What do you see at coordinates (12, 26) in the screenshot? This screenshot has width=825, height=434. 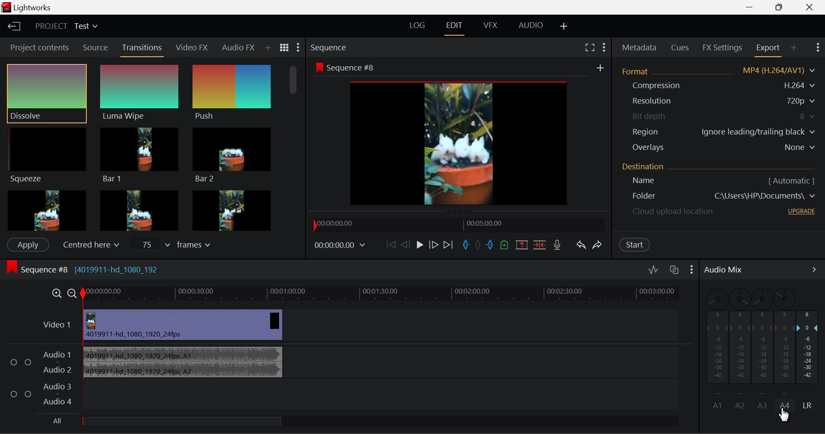 I see `Back to Homepage` at bounding box center [12, 26].